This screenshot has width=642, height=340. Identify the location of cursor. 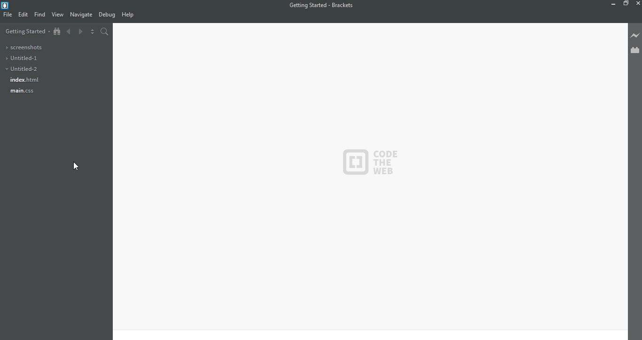
(76, 166).